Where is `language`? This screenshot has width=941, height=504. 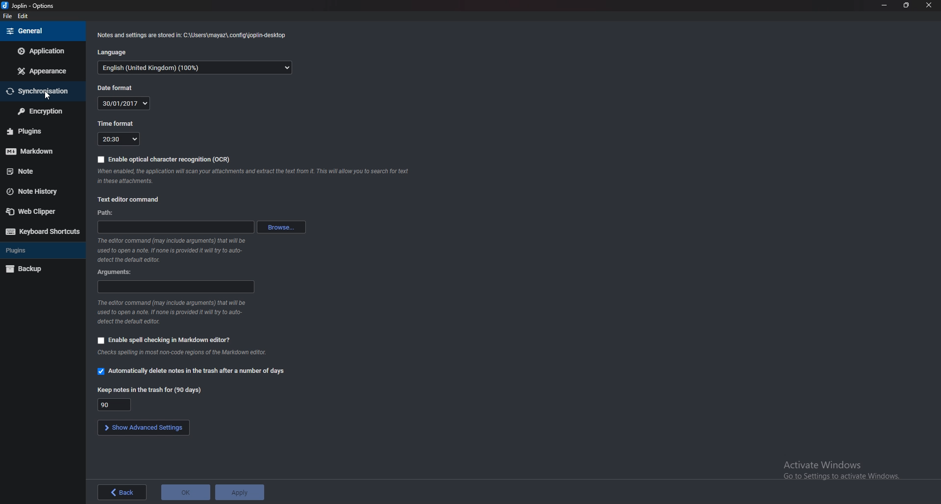 language is located at coordinates (114, 52).